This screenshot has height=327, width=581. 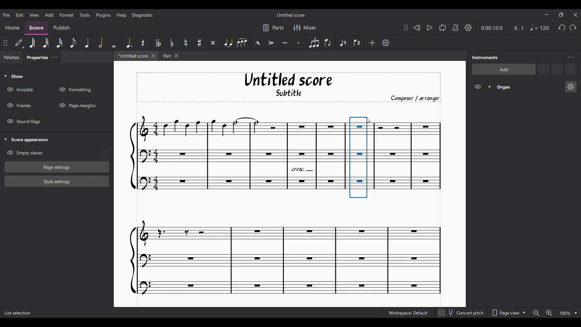 What do you see at coordinates (242, 43) in the screenshot?
I see `Slur` at bounding box center [242, 43].